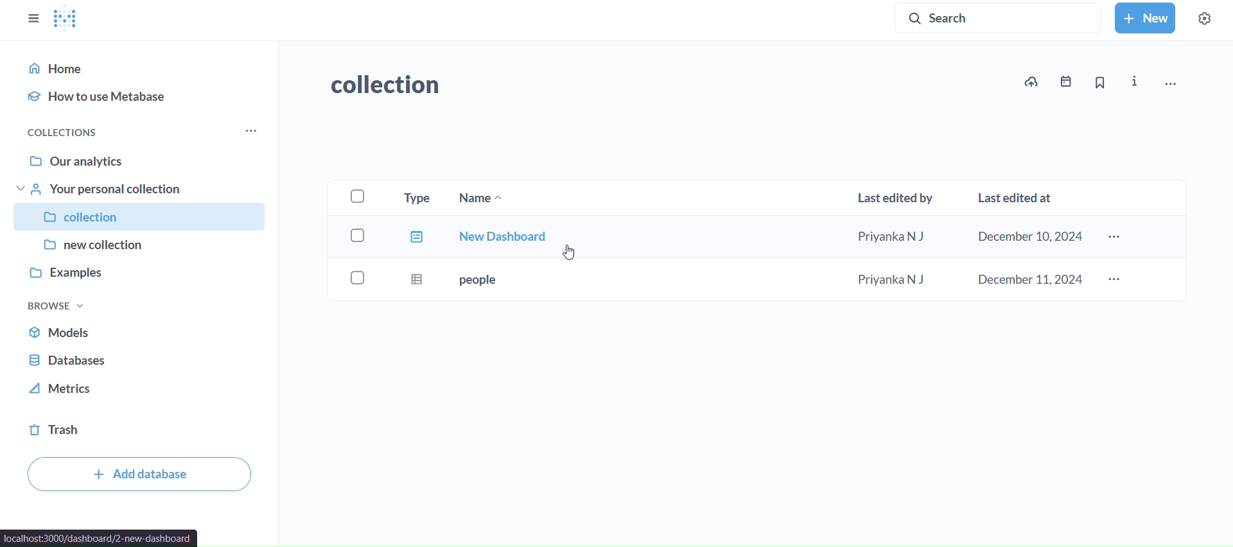 This screenshot has width=1233, height=547. What do you see at coordinates (1115, 238) in the screenshot?
I see `more` at bounding box center [1115, 238].